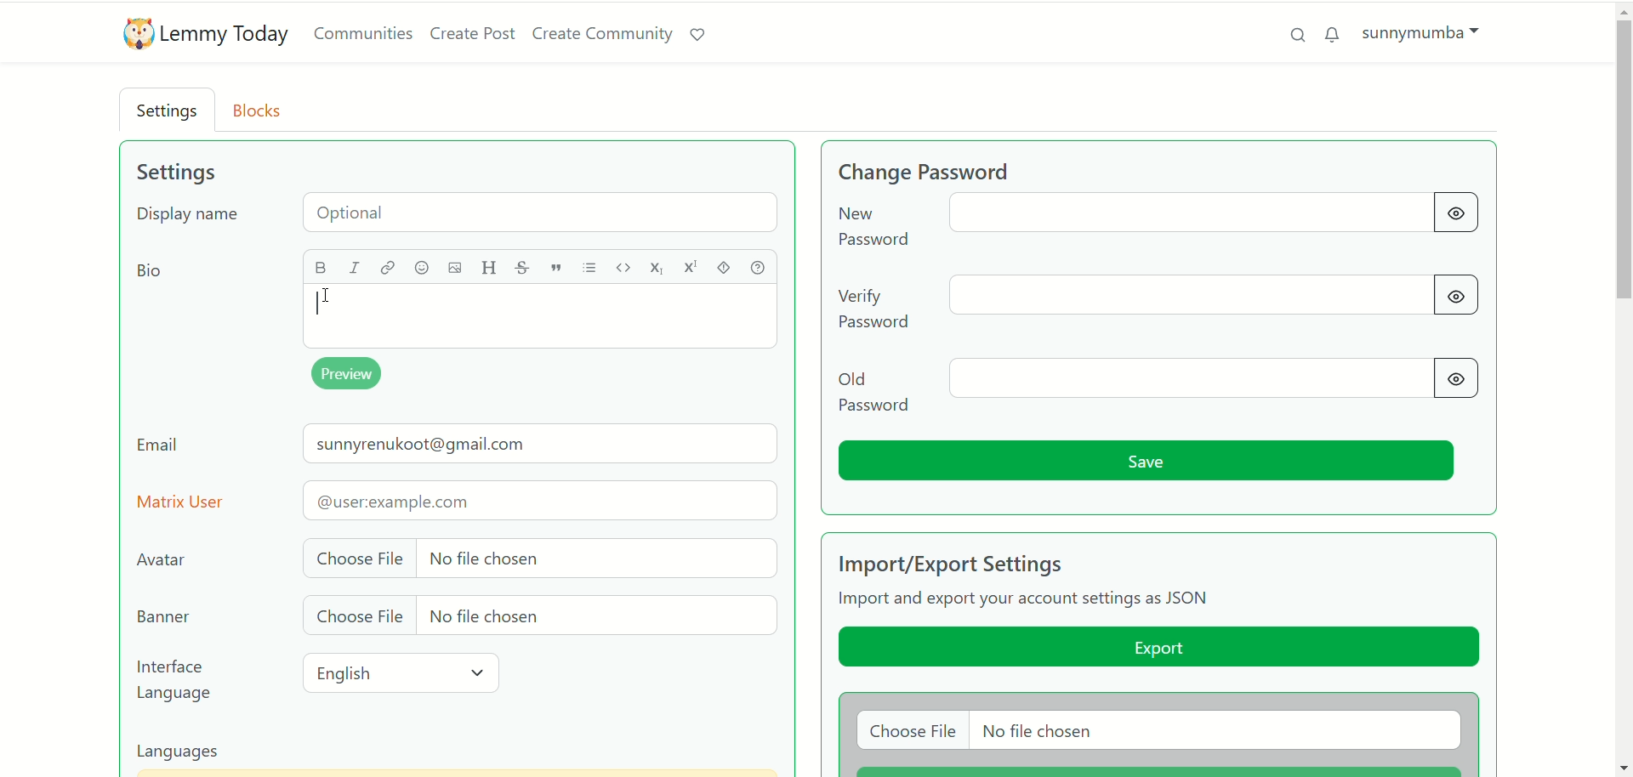 This screenshot has height=777, width=1633. What do you see at coordinates (170, 112) in the screenshot?
I see `settings` at bounding box center [170, 112].